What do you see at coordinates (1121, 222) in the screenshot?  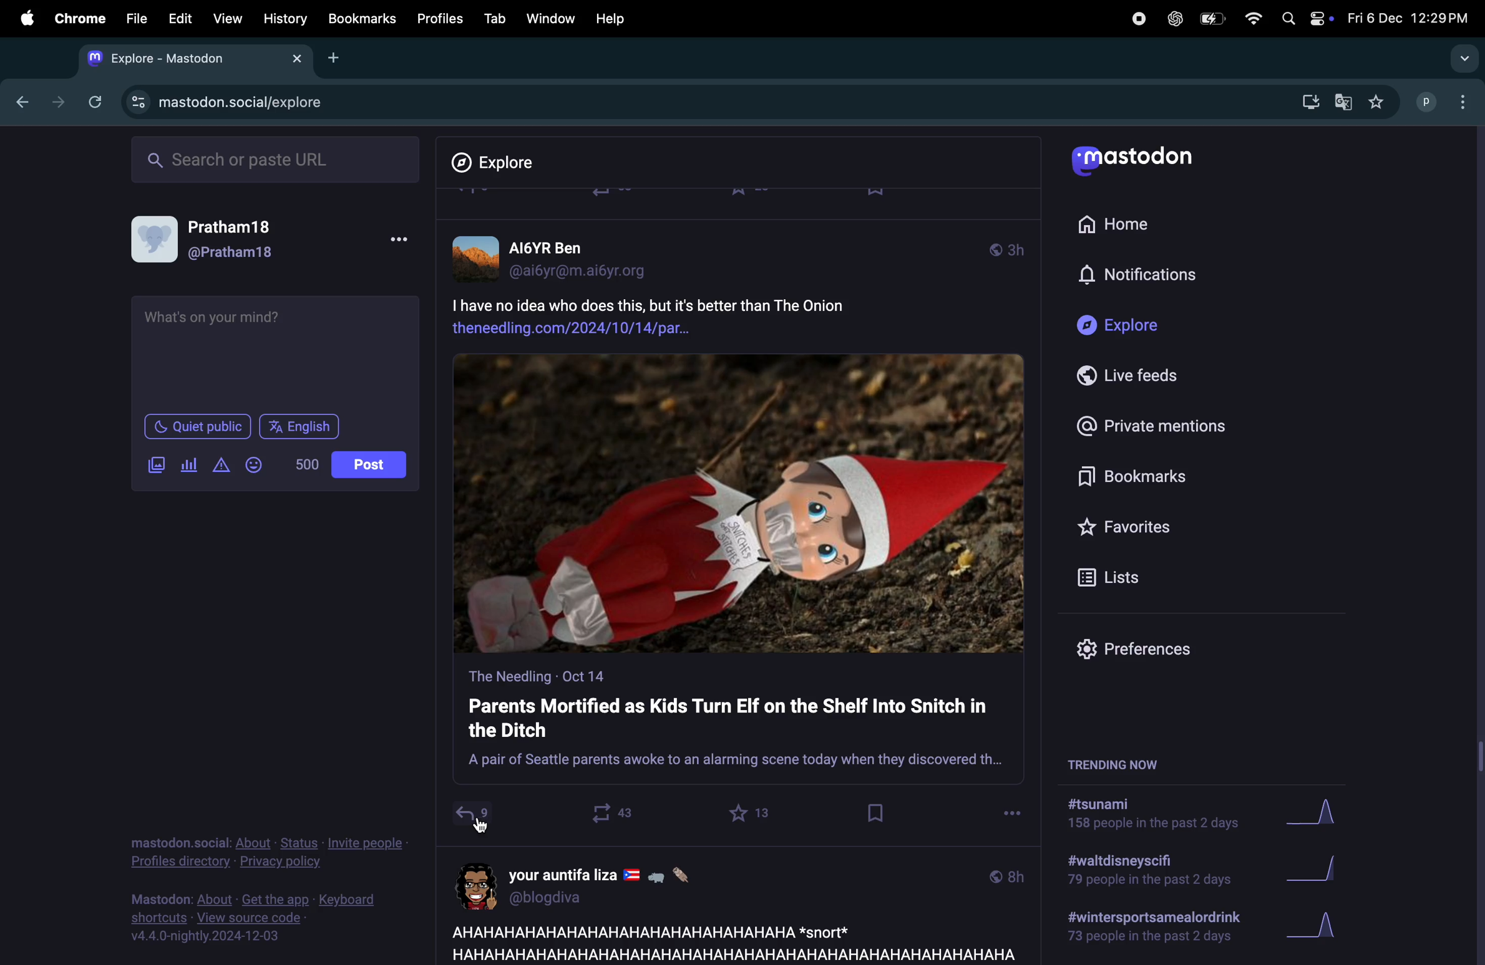 I see `Home` at bounding box center [1121, 222].